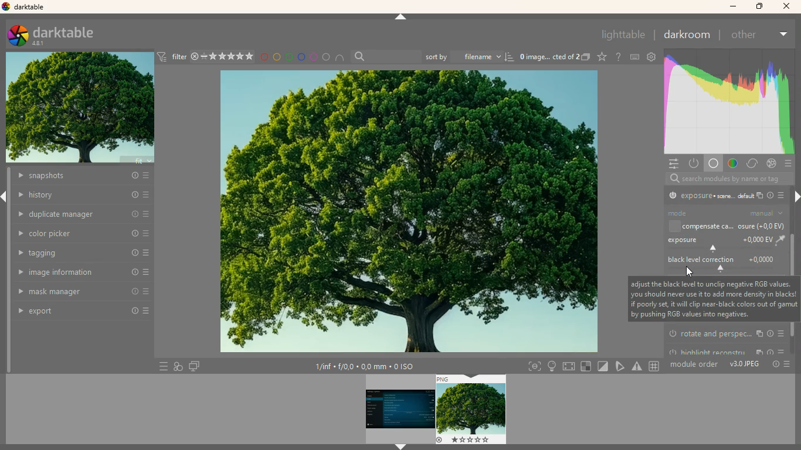 This screenshot has width=801, height=450. What do you see at coordinates (786, 35) in the screenshot?
I see `more` at bounding box center [786, 35].